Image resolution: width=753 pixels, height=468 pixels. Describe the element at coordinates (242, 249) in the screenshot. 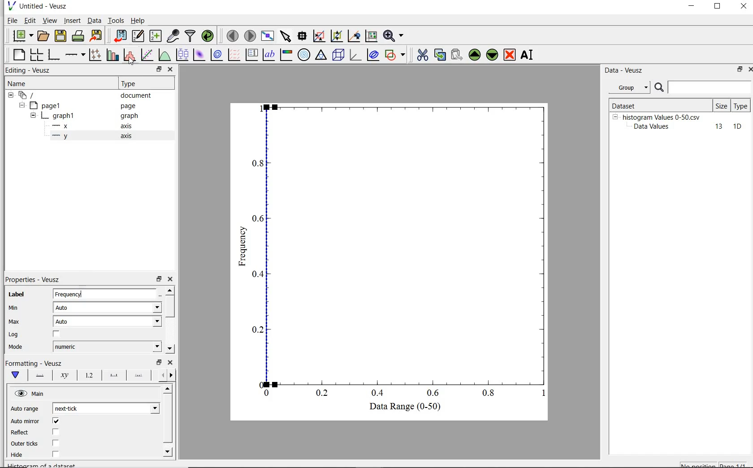

I see `frequency` at that location.